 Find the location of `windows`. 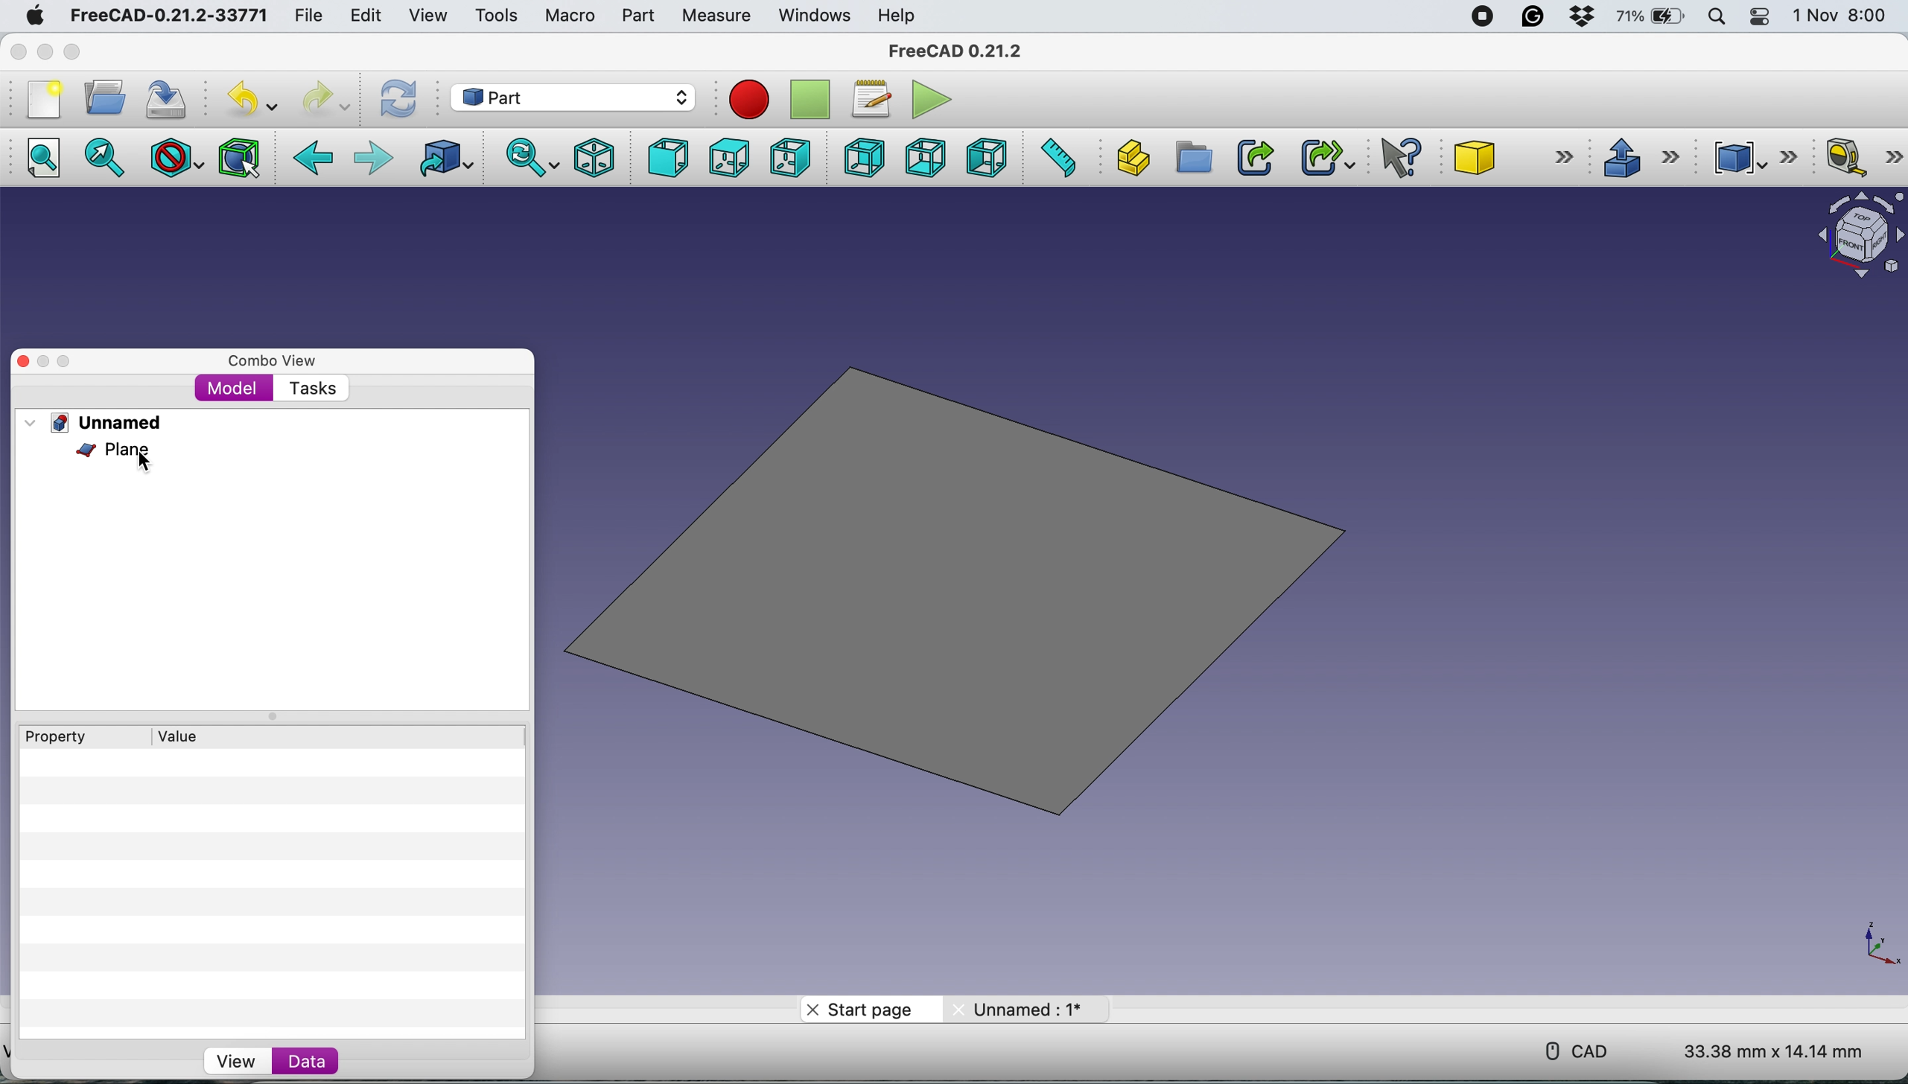

windows is located at coordinates (817, 16).